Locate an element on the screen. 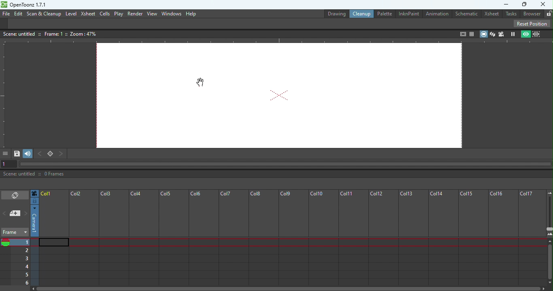 This screenshot has width=553, height=291. Click to select camera is located at coordinates (35, 192).